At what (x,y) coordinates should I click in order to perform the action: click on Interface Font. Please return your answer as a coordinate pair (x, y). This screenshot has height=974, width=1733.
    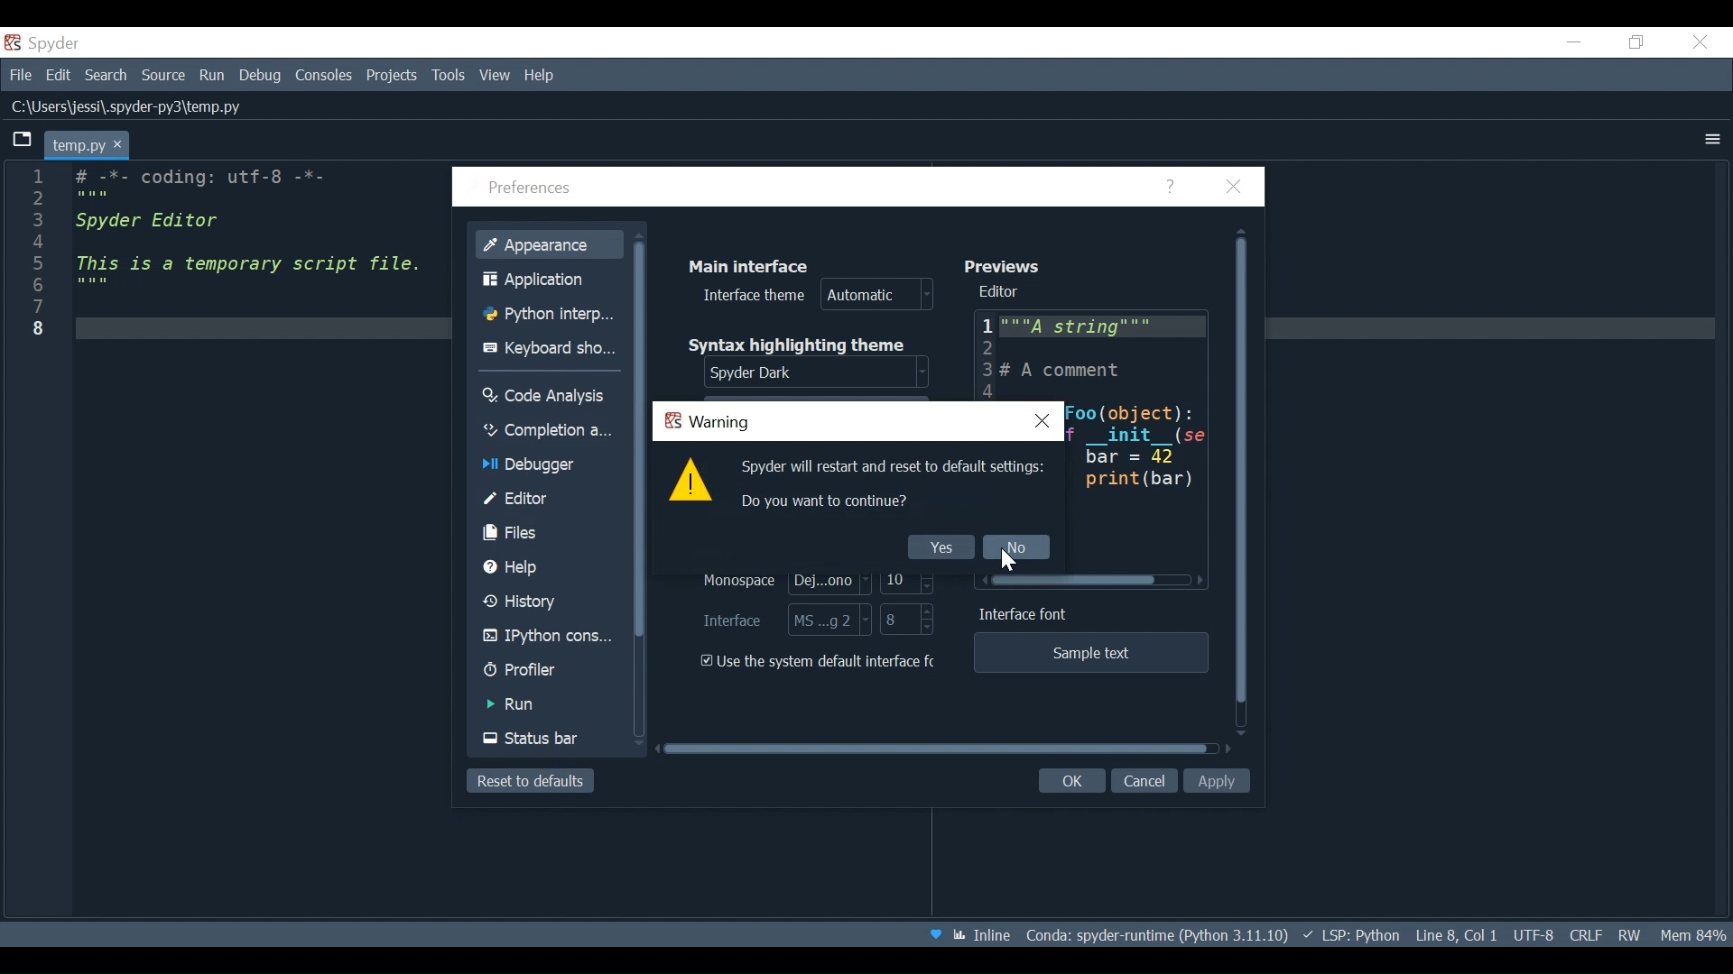
    Looking at the image, I should click on (1027, 615).